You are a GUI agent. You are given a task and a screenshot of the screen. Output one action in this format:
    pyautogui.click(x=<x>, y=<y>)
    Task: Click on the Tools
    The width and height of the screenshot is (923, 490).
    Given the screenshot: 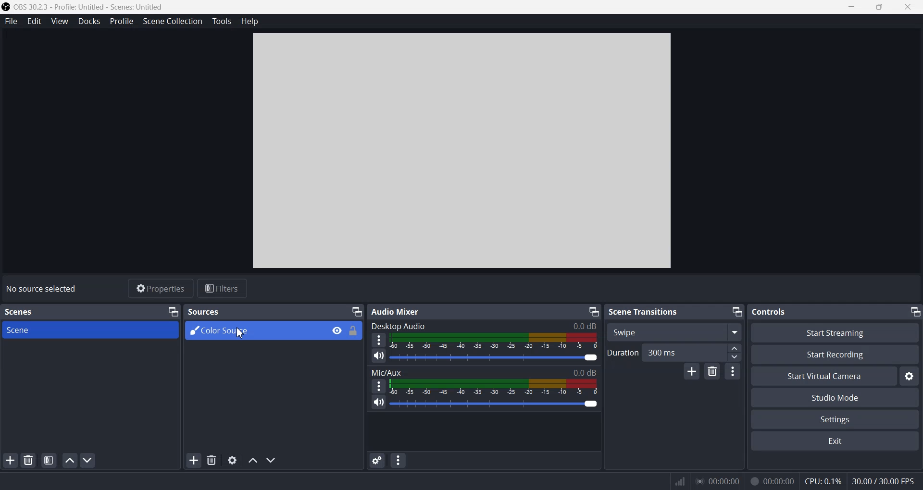 What is the action you would take?
    pyautogui.click(x=223, y=21)
    